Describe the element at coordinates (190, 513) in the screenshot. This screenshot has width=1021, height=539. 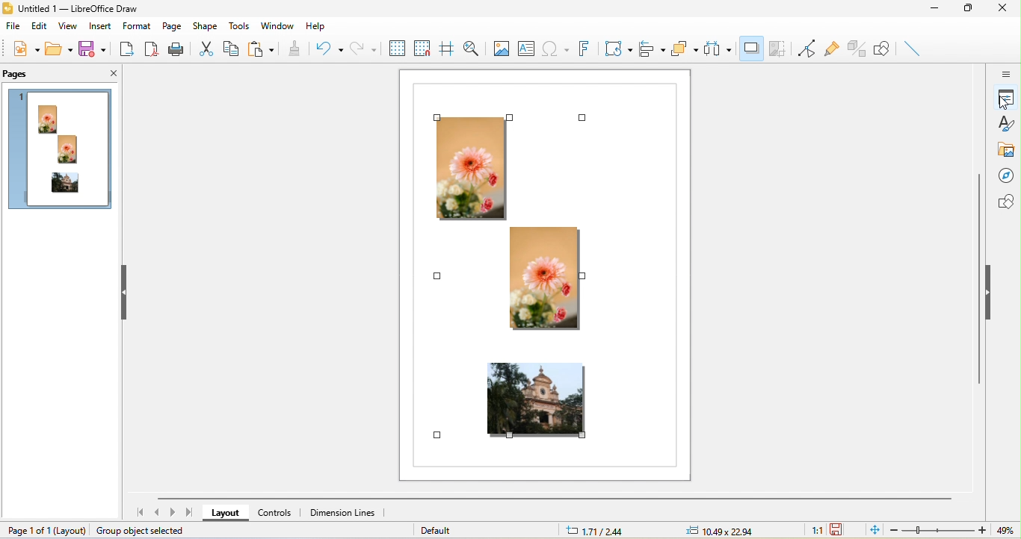
I see `last page` at that location.